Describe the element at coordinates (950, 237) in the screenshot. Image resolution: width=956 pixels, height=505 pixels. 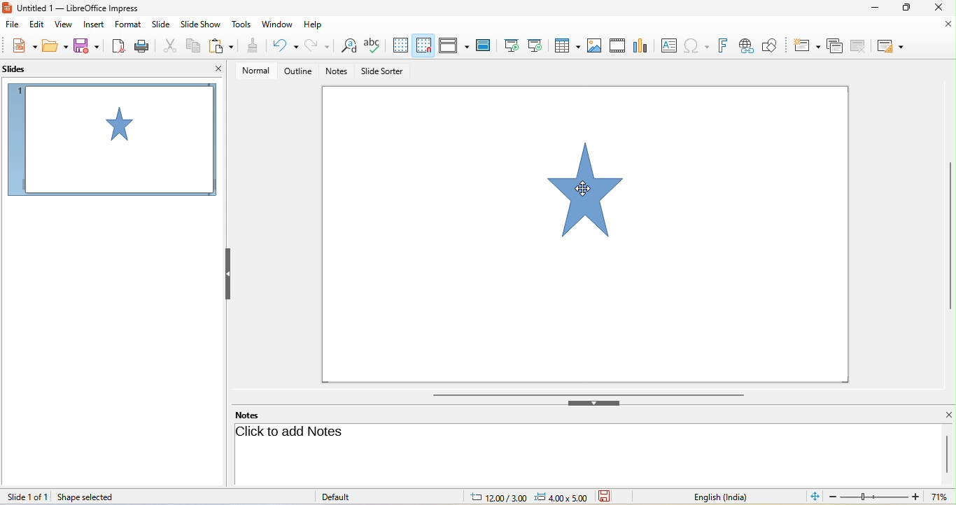
I see `vertical scroll bar` at that location.